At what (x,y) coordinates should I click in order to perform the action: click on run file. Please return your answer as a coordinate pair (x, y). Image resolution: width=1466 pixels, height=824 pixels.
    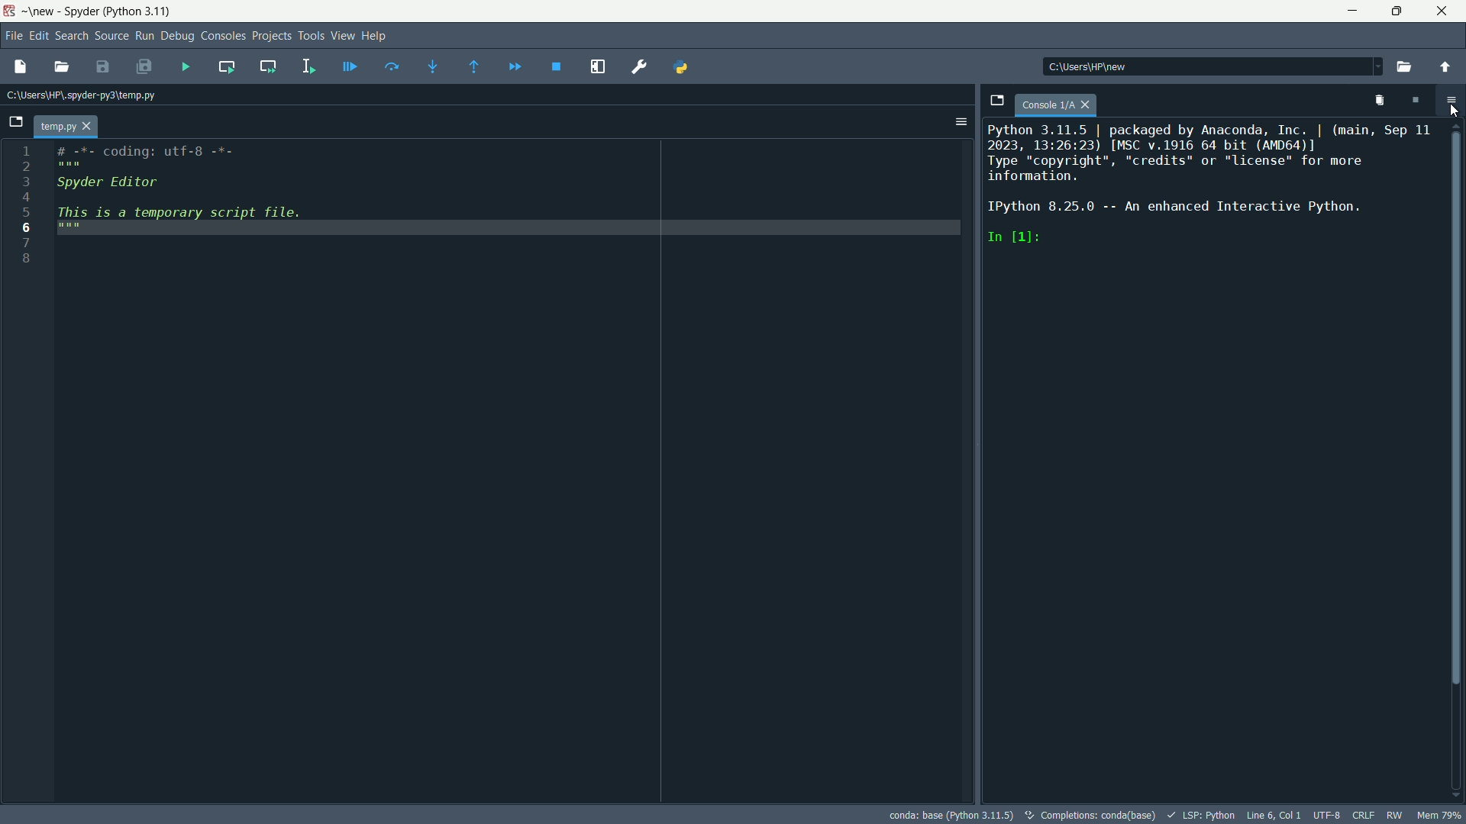
    Looking at the image, I should click on (188, 68).